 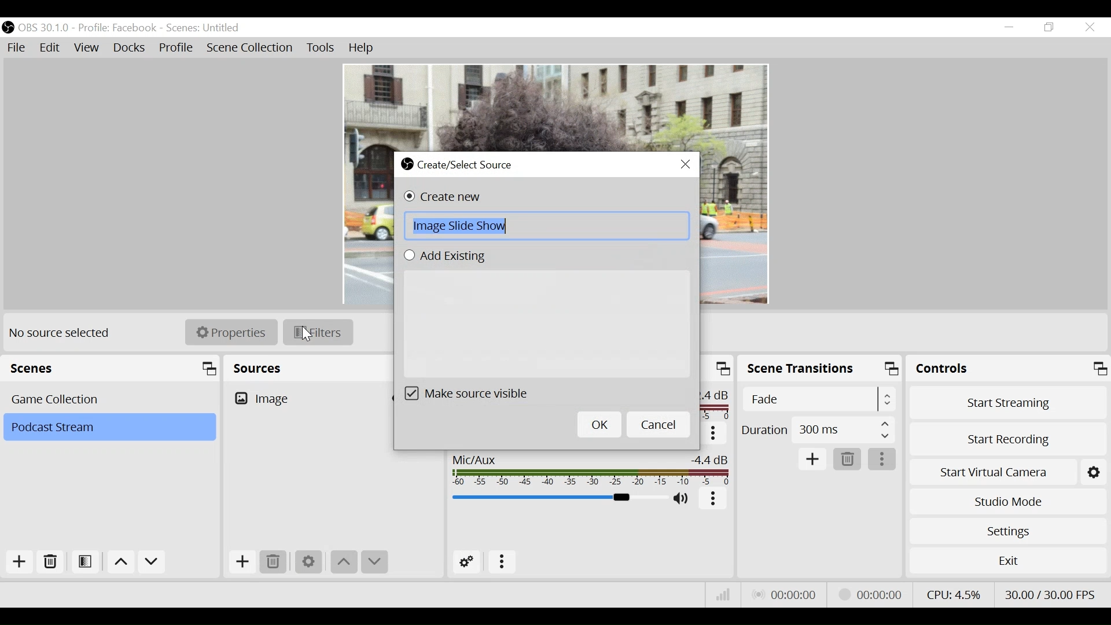 I want to click on Existing Source Name, so click(x=546, y=325).